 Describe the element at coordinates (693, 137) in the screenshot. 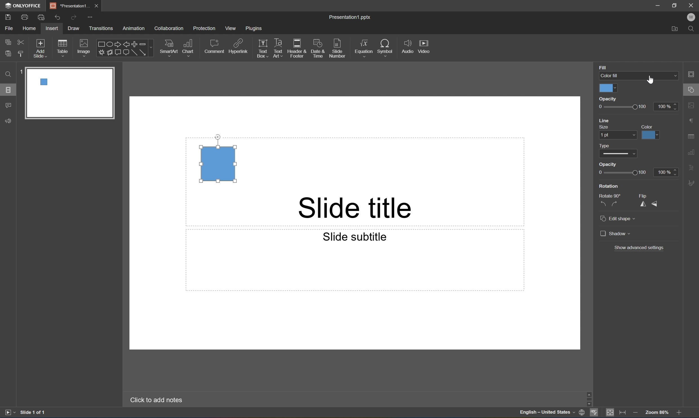

I see `Table settings` at that location.